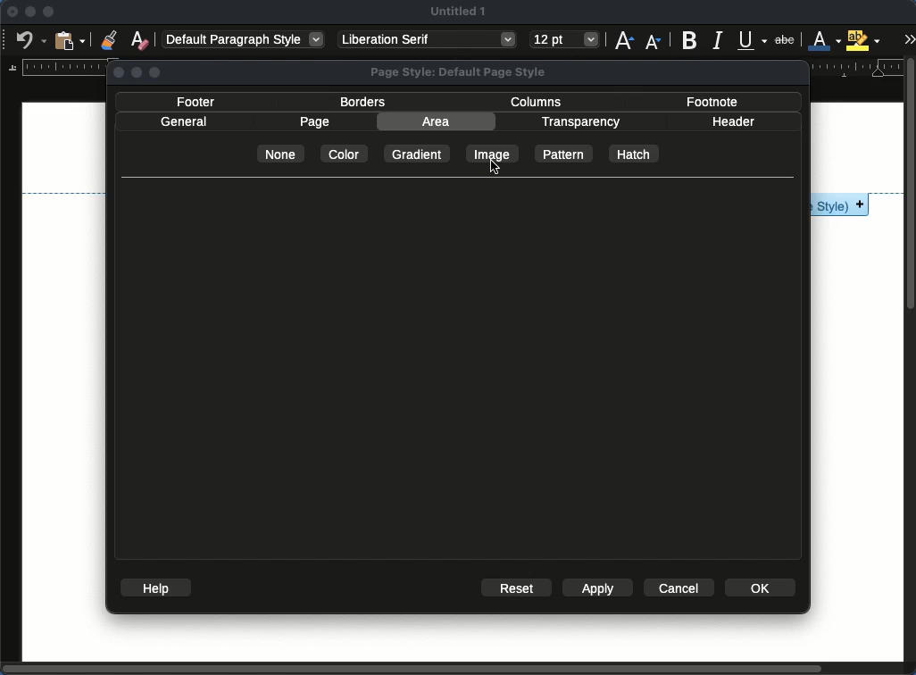 This screenshot has height=675, width=916. Describe the element at coordinates (184, 122) in the screenshot. I see `general` at that location.